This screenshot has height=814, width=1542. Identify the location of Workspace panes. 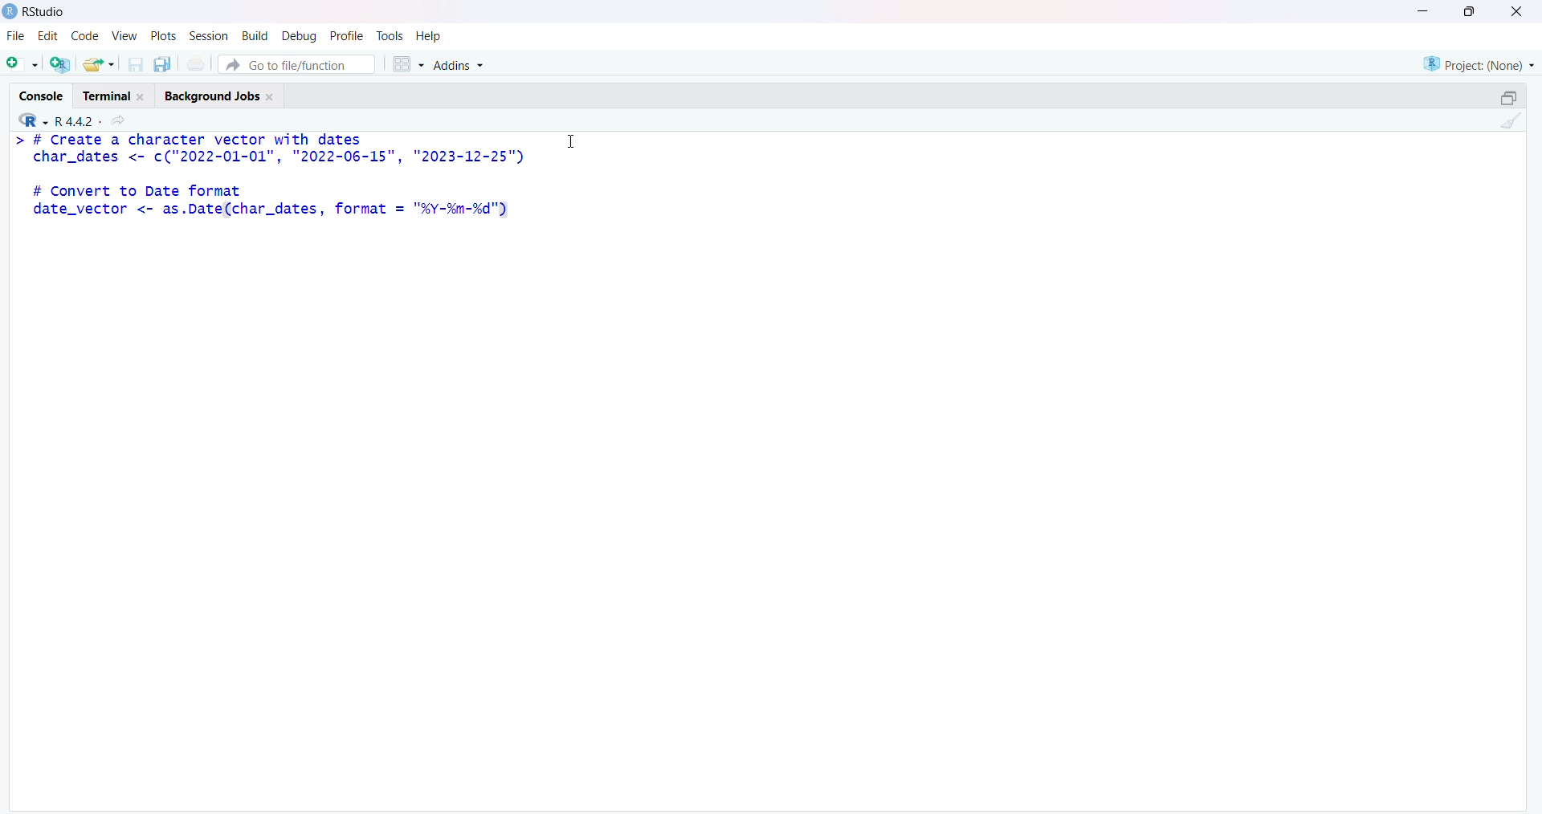
(408, 62).